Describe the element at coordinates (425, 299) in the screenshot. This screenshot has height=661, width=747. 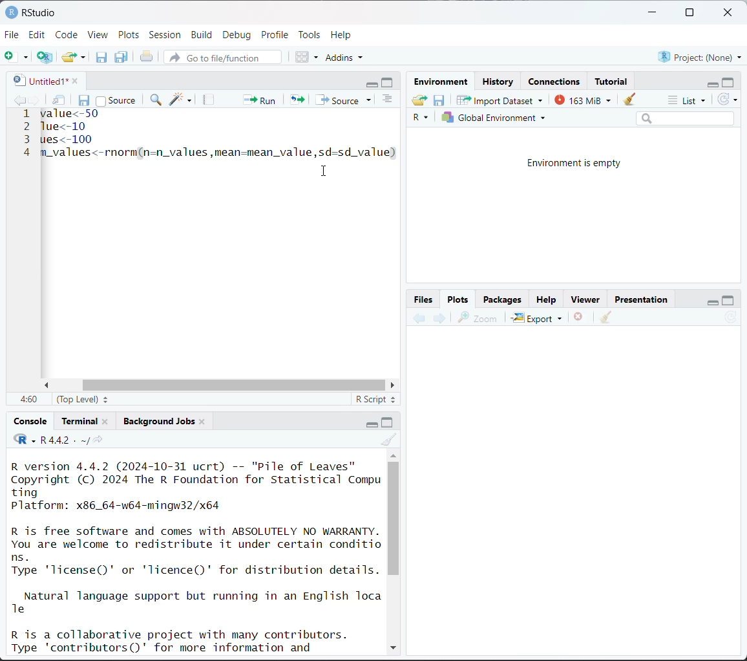
I see `` at that location.